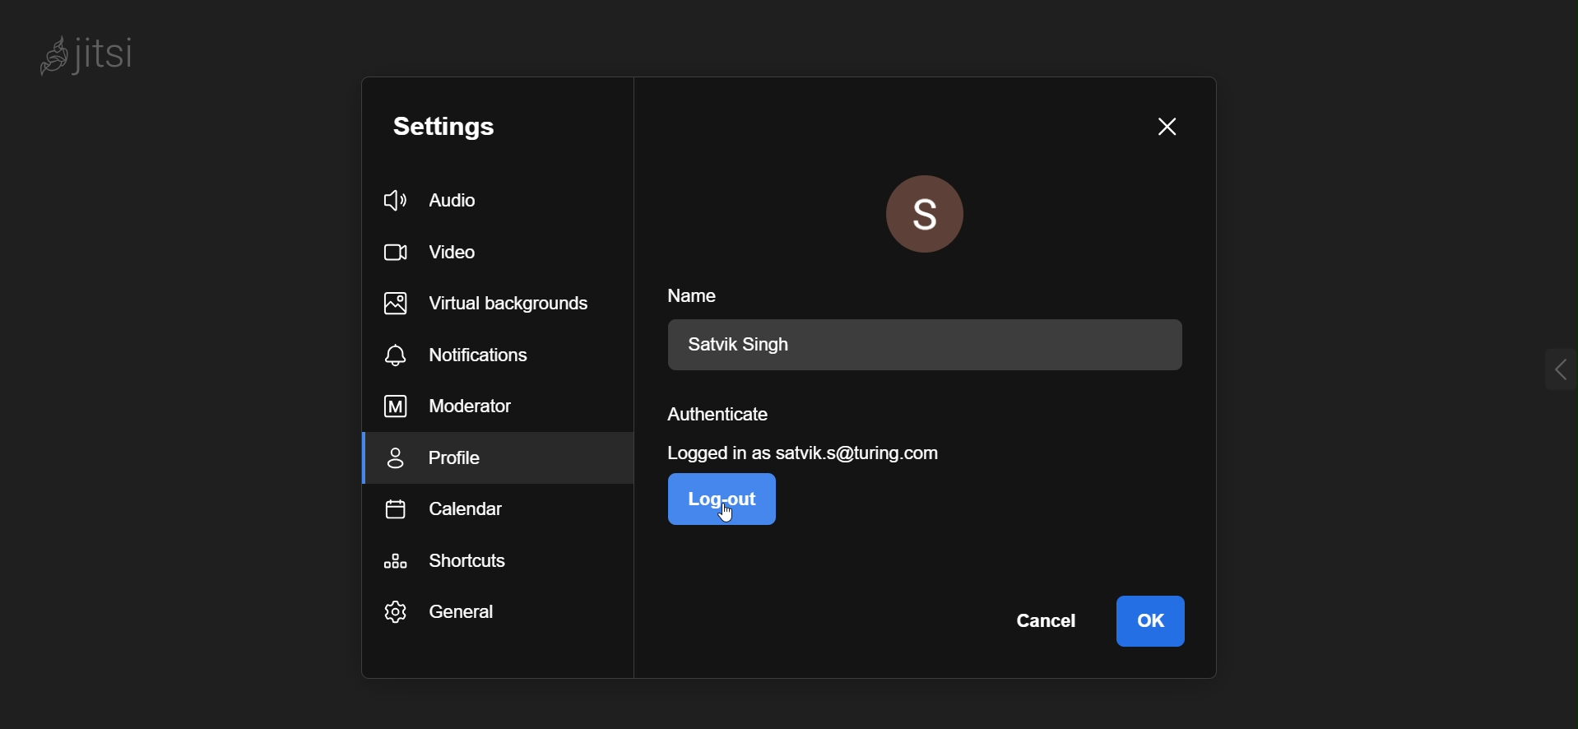  What do you see at coordinates (1542, 370) in the screenshot?
I see `expand` at bounding box center [1542, 370].